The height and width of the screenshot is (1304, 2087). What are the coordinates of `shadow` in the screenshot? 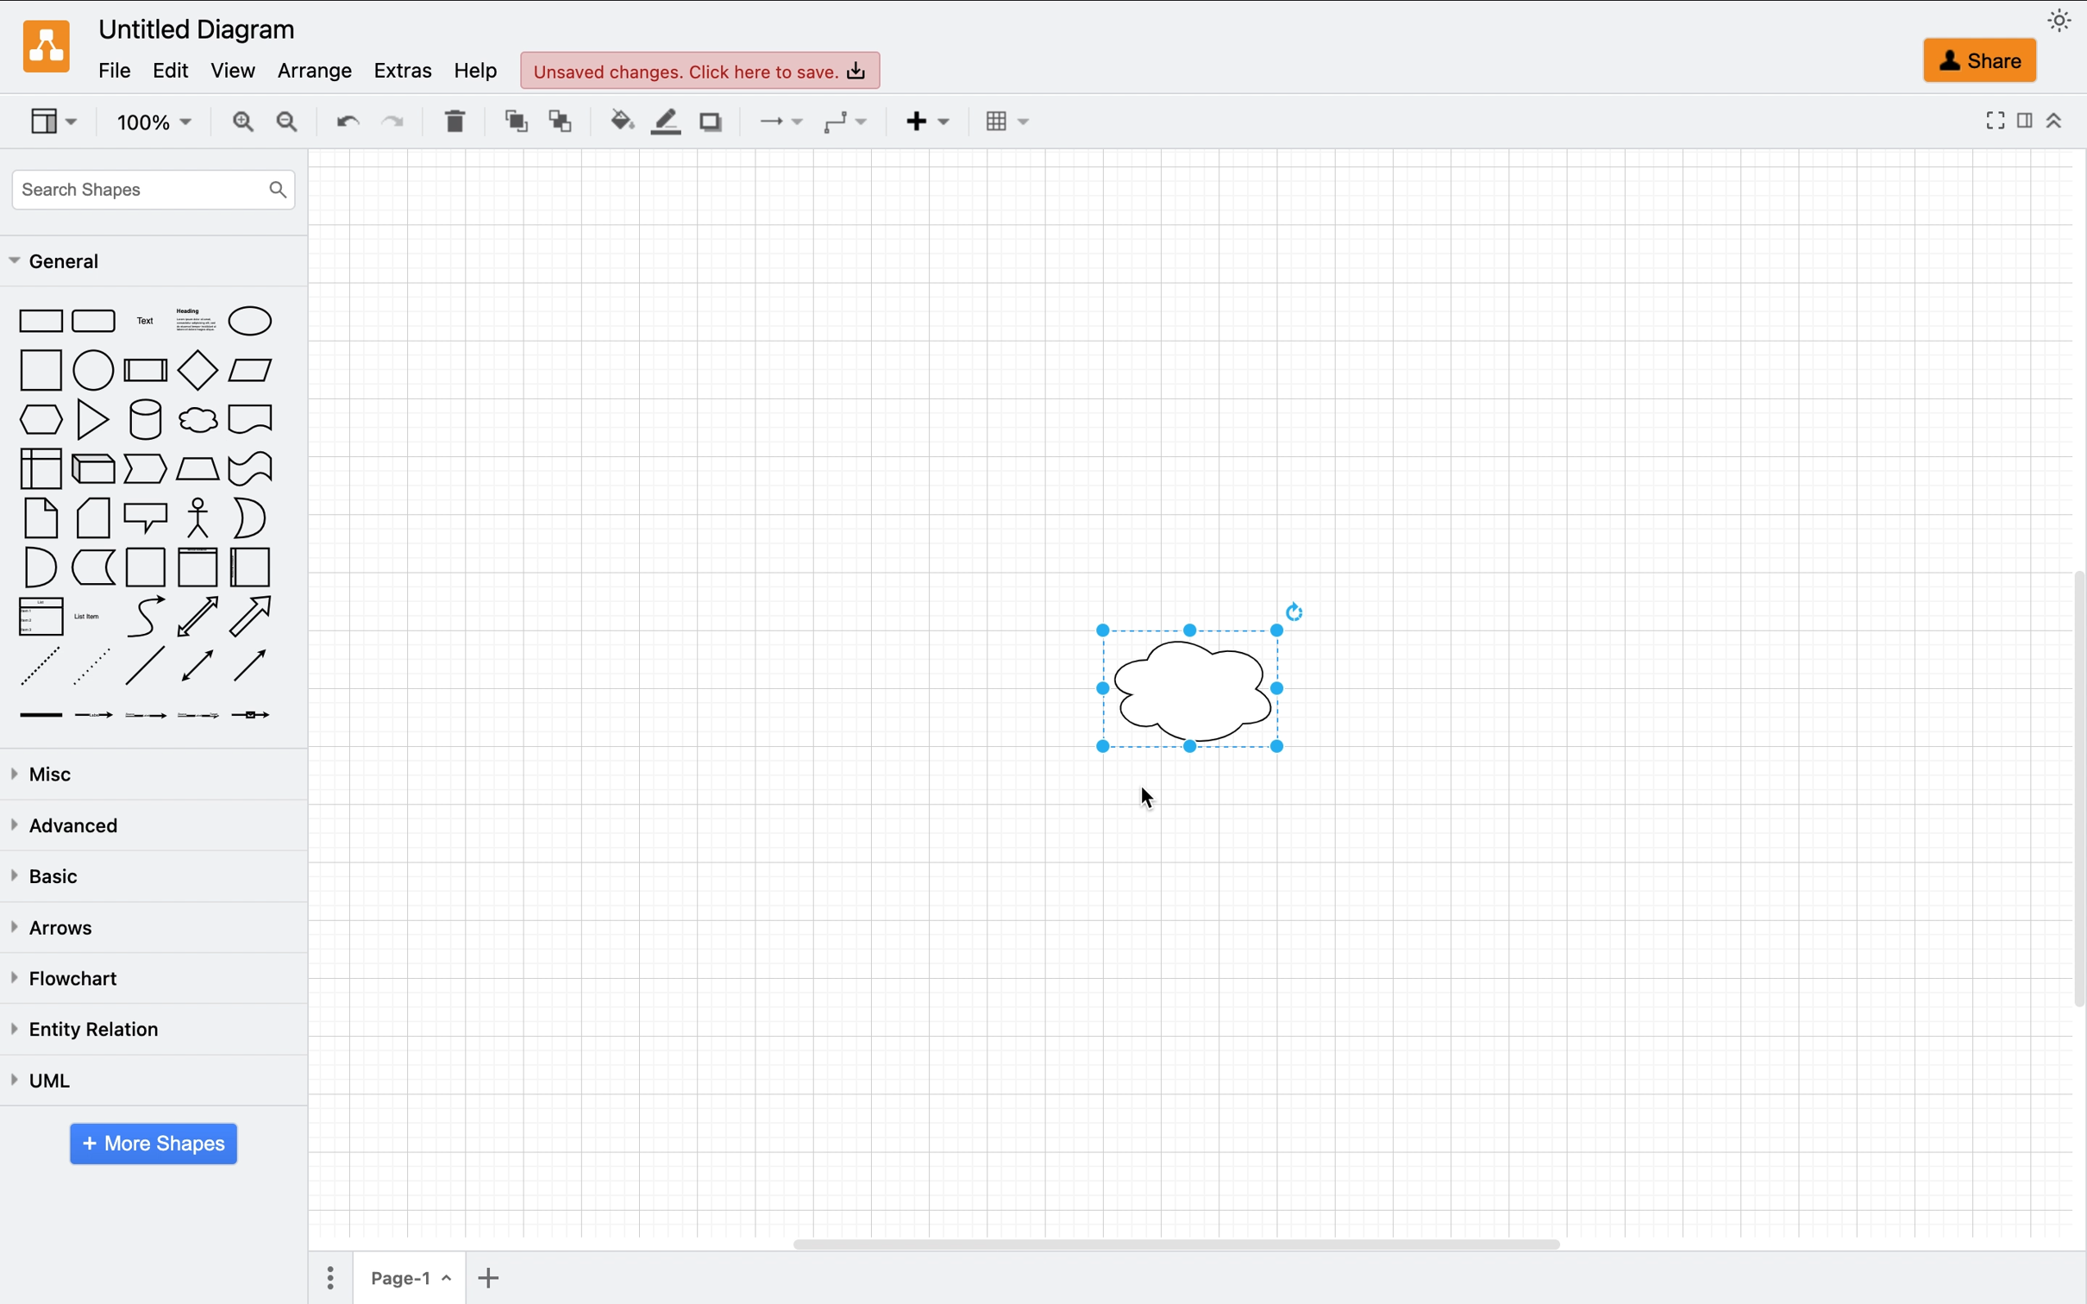 It's located at (711, 124).